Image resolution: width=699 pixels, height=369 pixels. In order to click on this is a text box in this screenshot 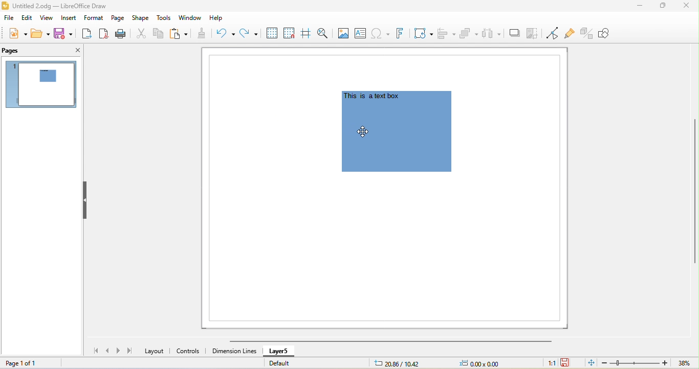, I will do `click(373, 97)`.